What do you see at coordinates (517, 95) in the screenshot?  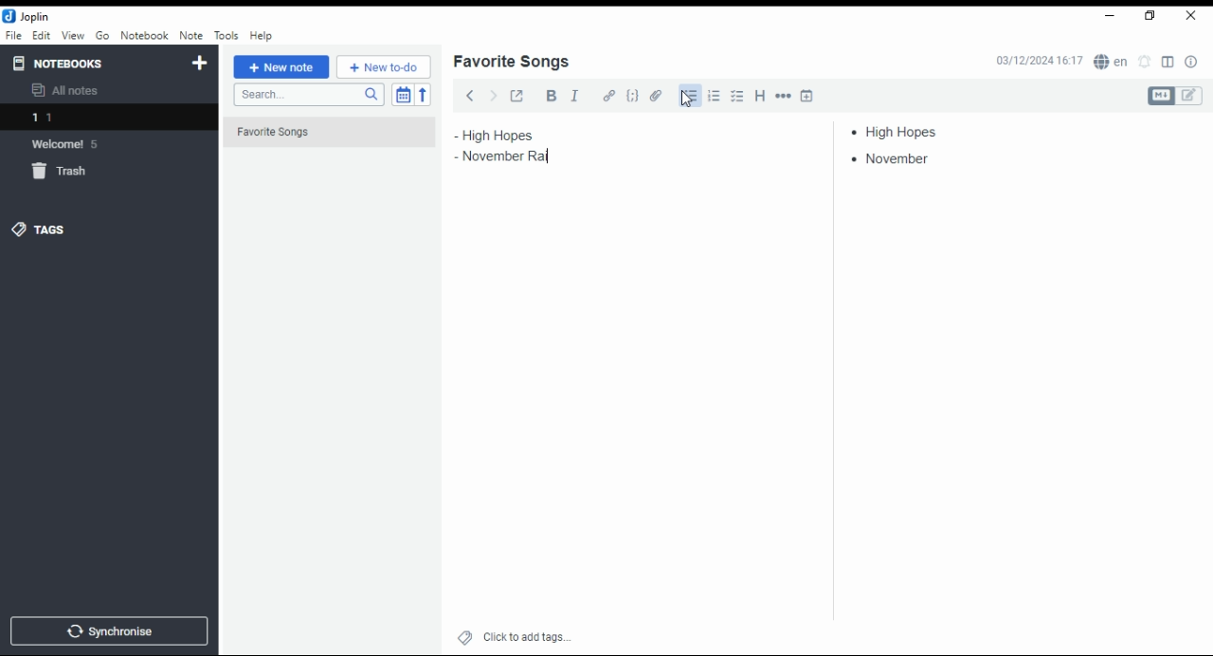 I see `toggle external editing` at bounding box center [517, 95].